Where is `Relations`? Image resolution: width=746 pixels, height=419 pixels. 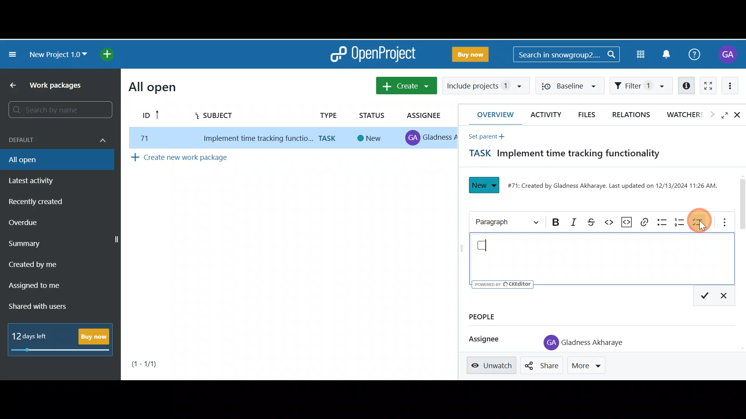 Relations is located at coordinates (632, 114).